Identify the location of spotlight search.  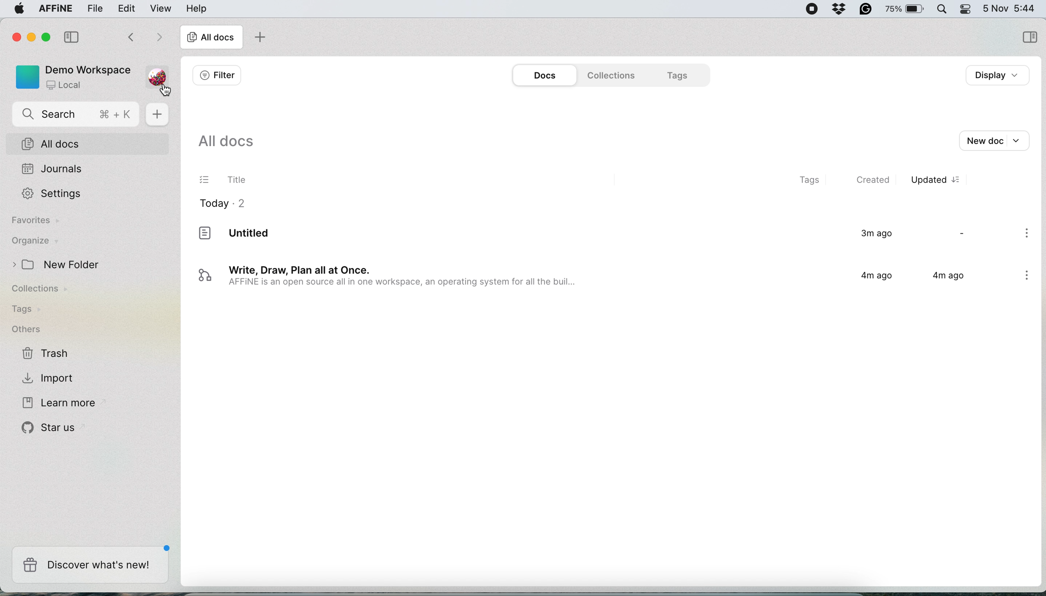
(940, 9).